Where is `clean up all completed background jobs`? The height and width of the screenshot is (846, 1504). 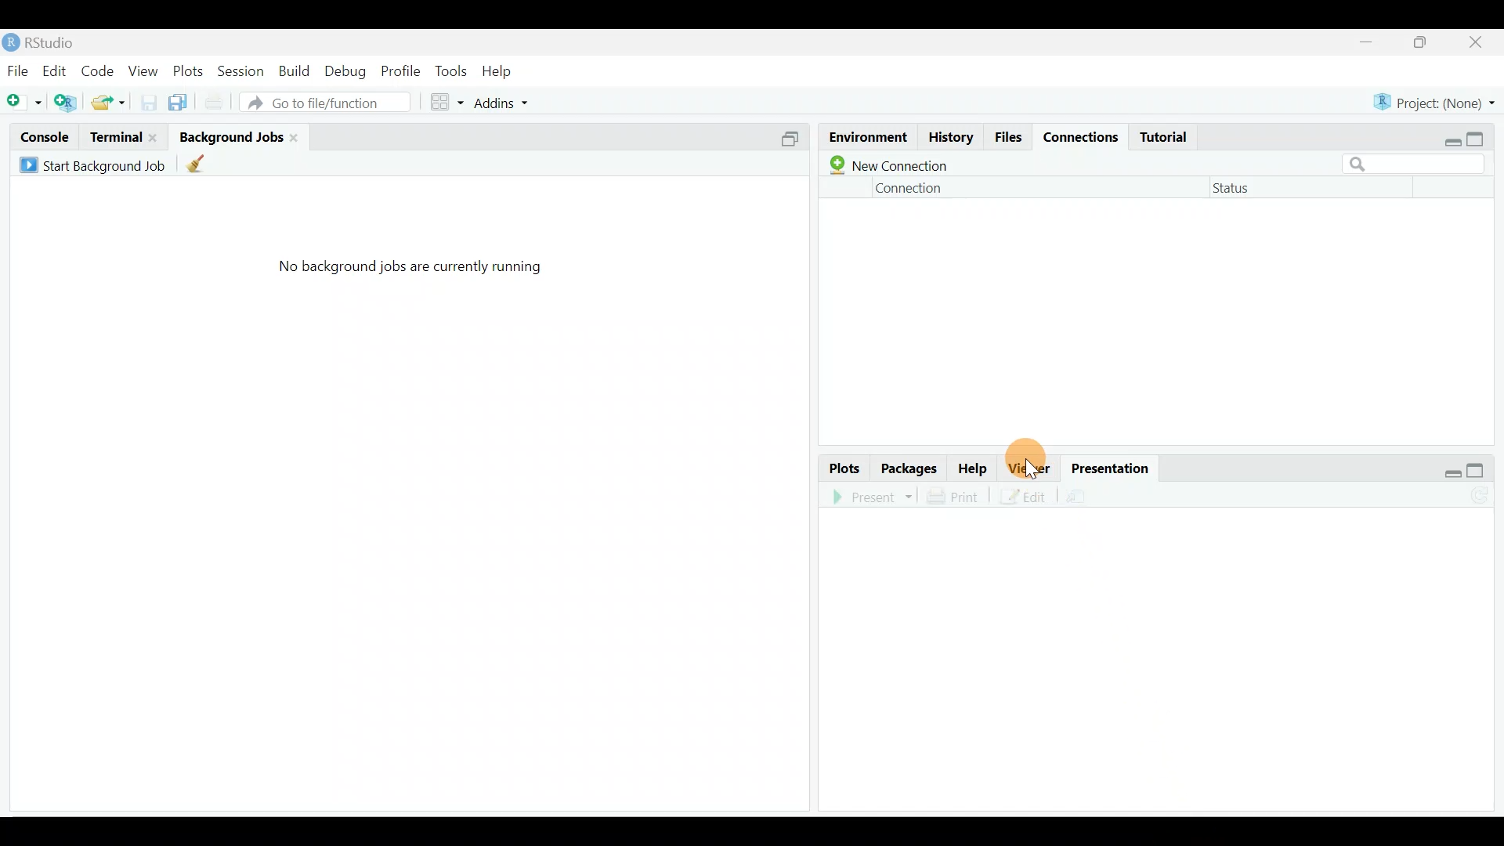 clean up all completed background jobs is located at coordinates (208, 166).